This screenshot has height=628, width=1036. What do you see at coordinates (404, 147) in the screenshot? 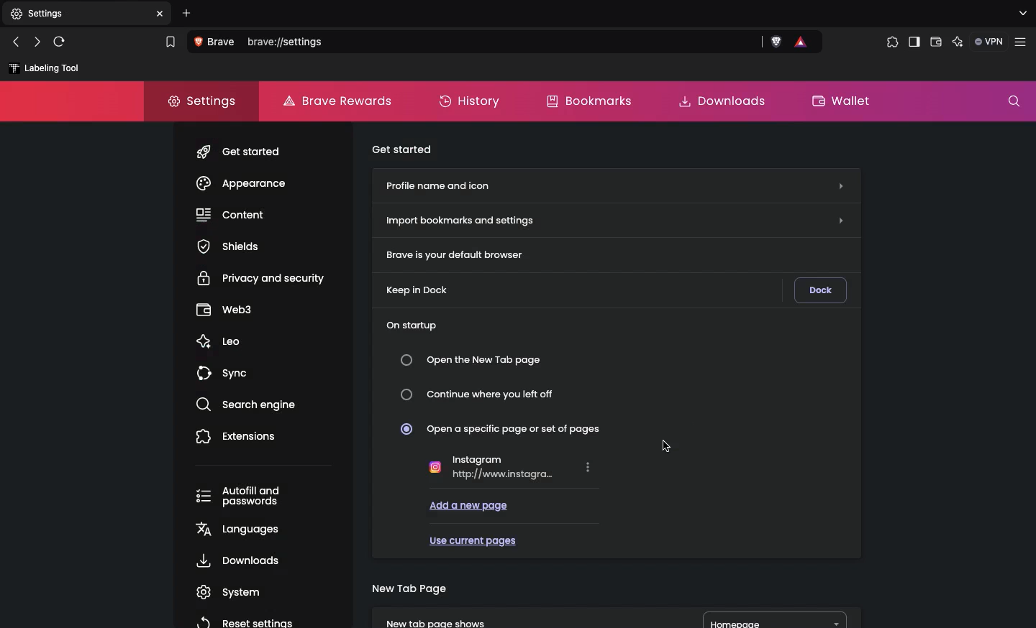
I see `Get started` at bounding box center [404, 147].